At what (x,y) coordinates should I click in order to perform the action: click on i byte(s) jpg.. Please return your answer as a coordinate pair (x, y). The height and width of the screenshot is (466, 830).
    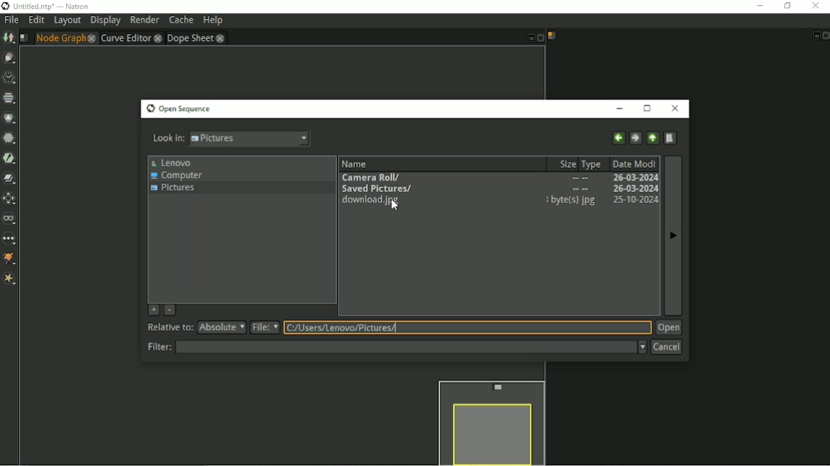
    Looking at the image, I should click on (571, 200).